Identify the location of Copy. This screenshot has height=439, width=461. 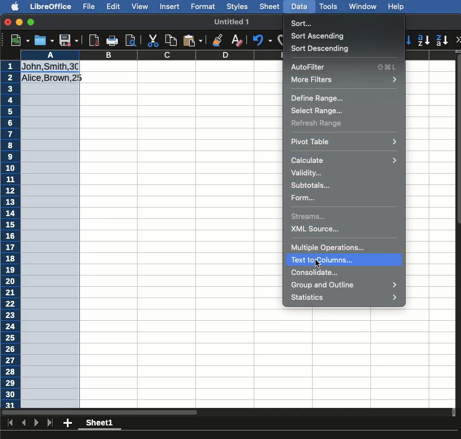
(173, 39).